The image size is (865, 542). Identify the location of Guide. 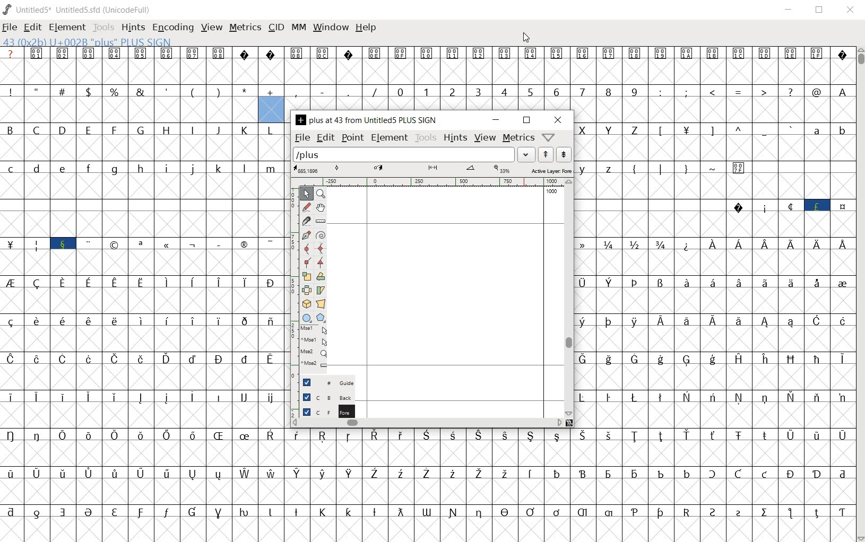
(324, 381).